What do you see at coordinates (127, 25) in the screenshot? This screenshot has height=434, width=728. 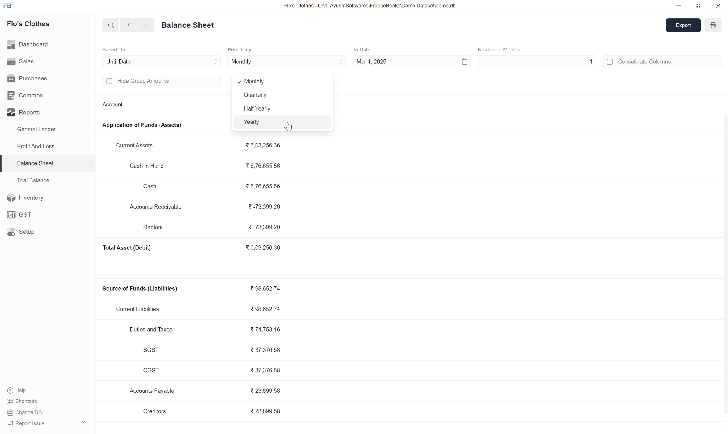 I see `backward` at bounding box center [127, 25].